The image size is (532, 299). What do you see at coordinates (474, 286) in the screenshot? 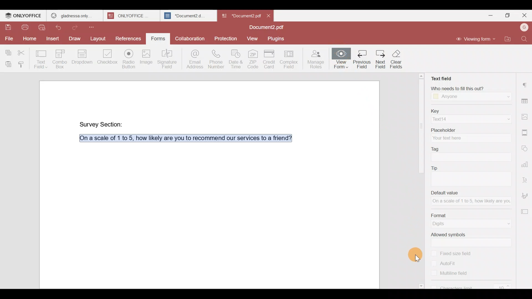
I see `Characters limit` at bounding box center [474, 286].